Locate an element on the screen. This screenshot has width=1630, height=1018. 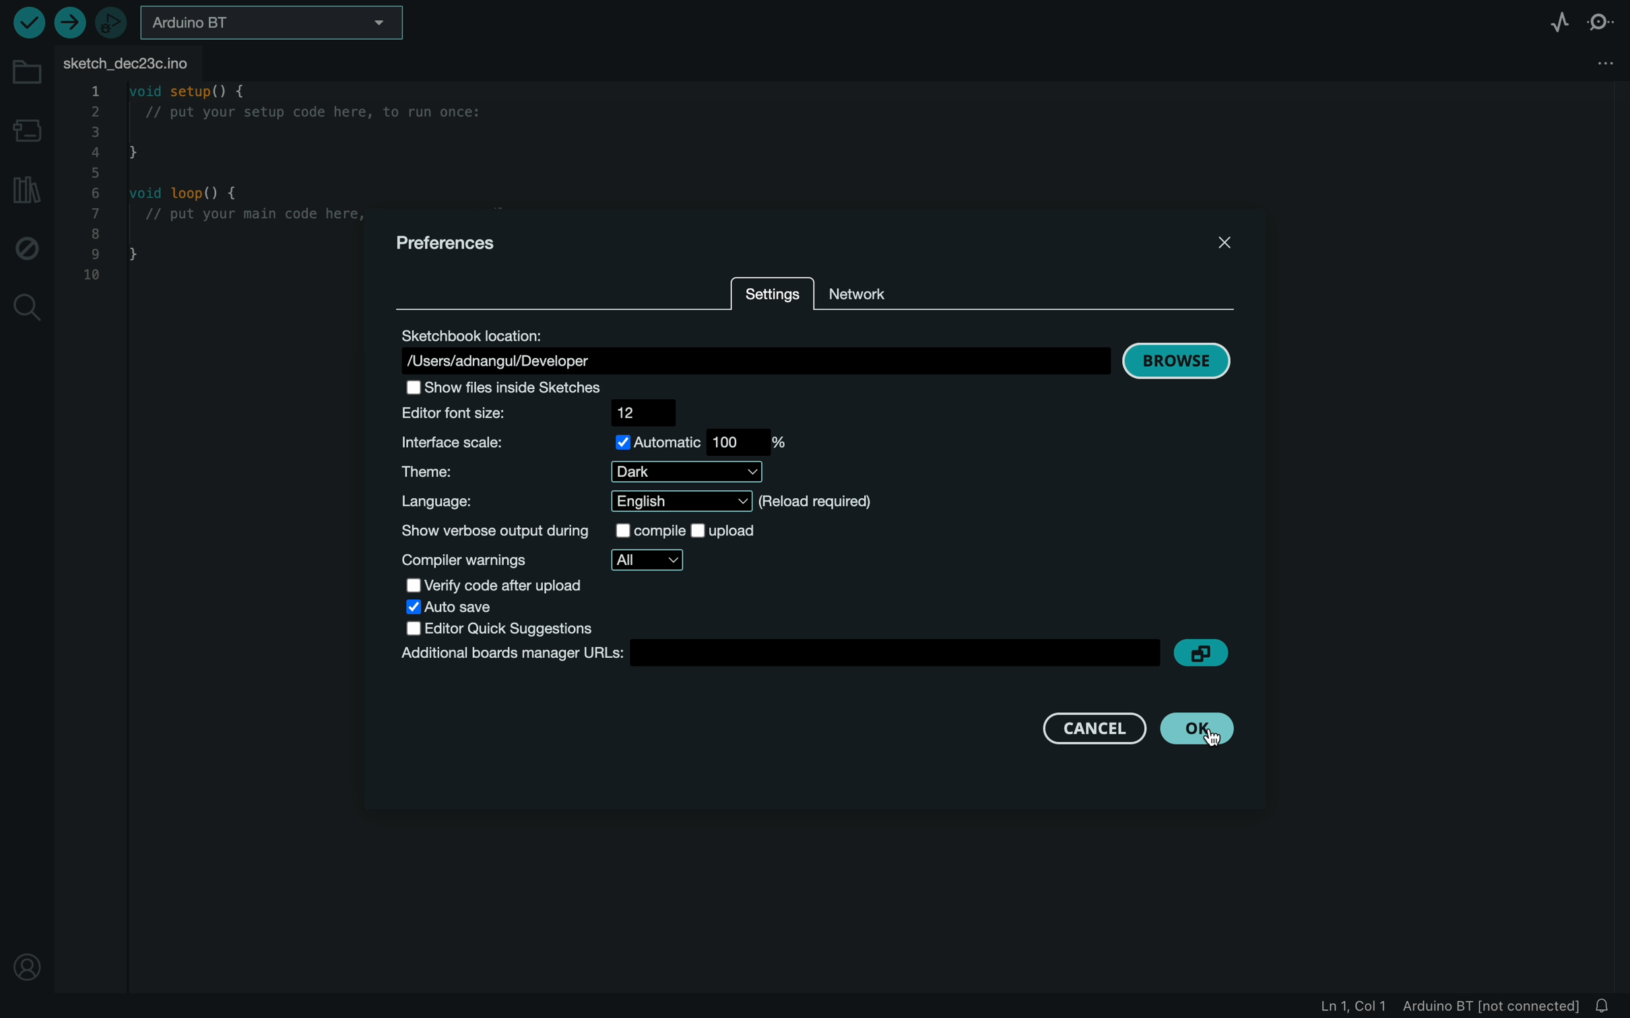
copy is located at coordinates (1173, 651).